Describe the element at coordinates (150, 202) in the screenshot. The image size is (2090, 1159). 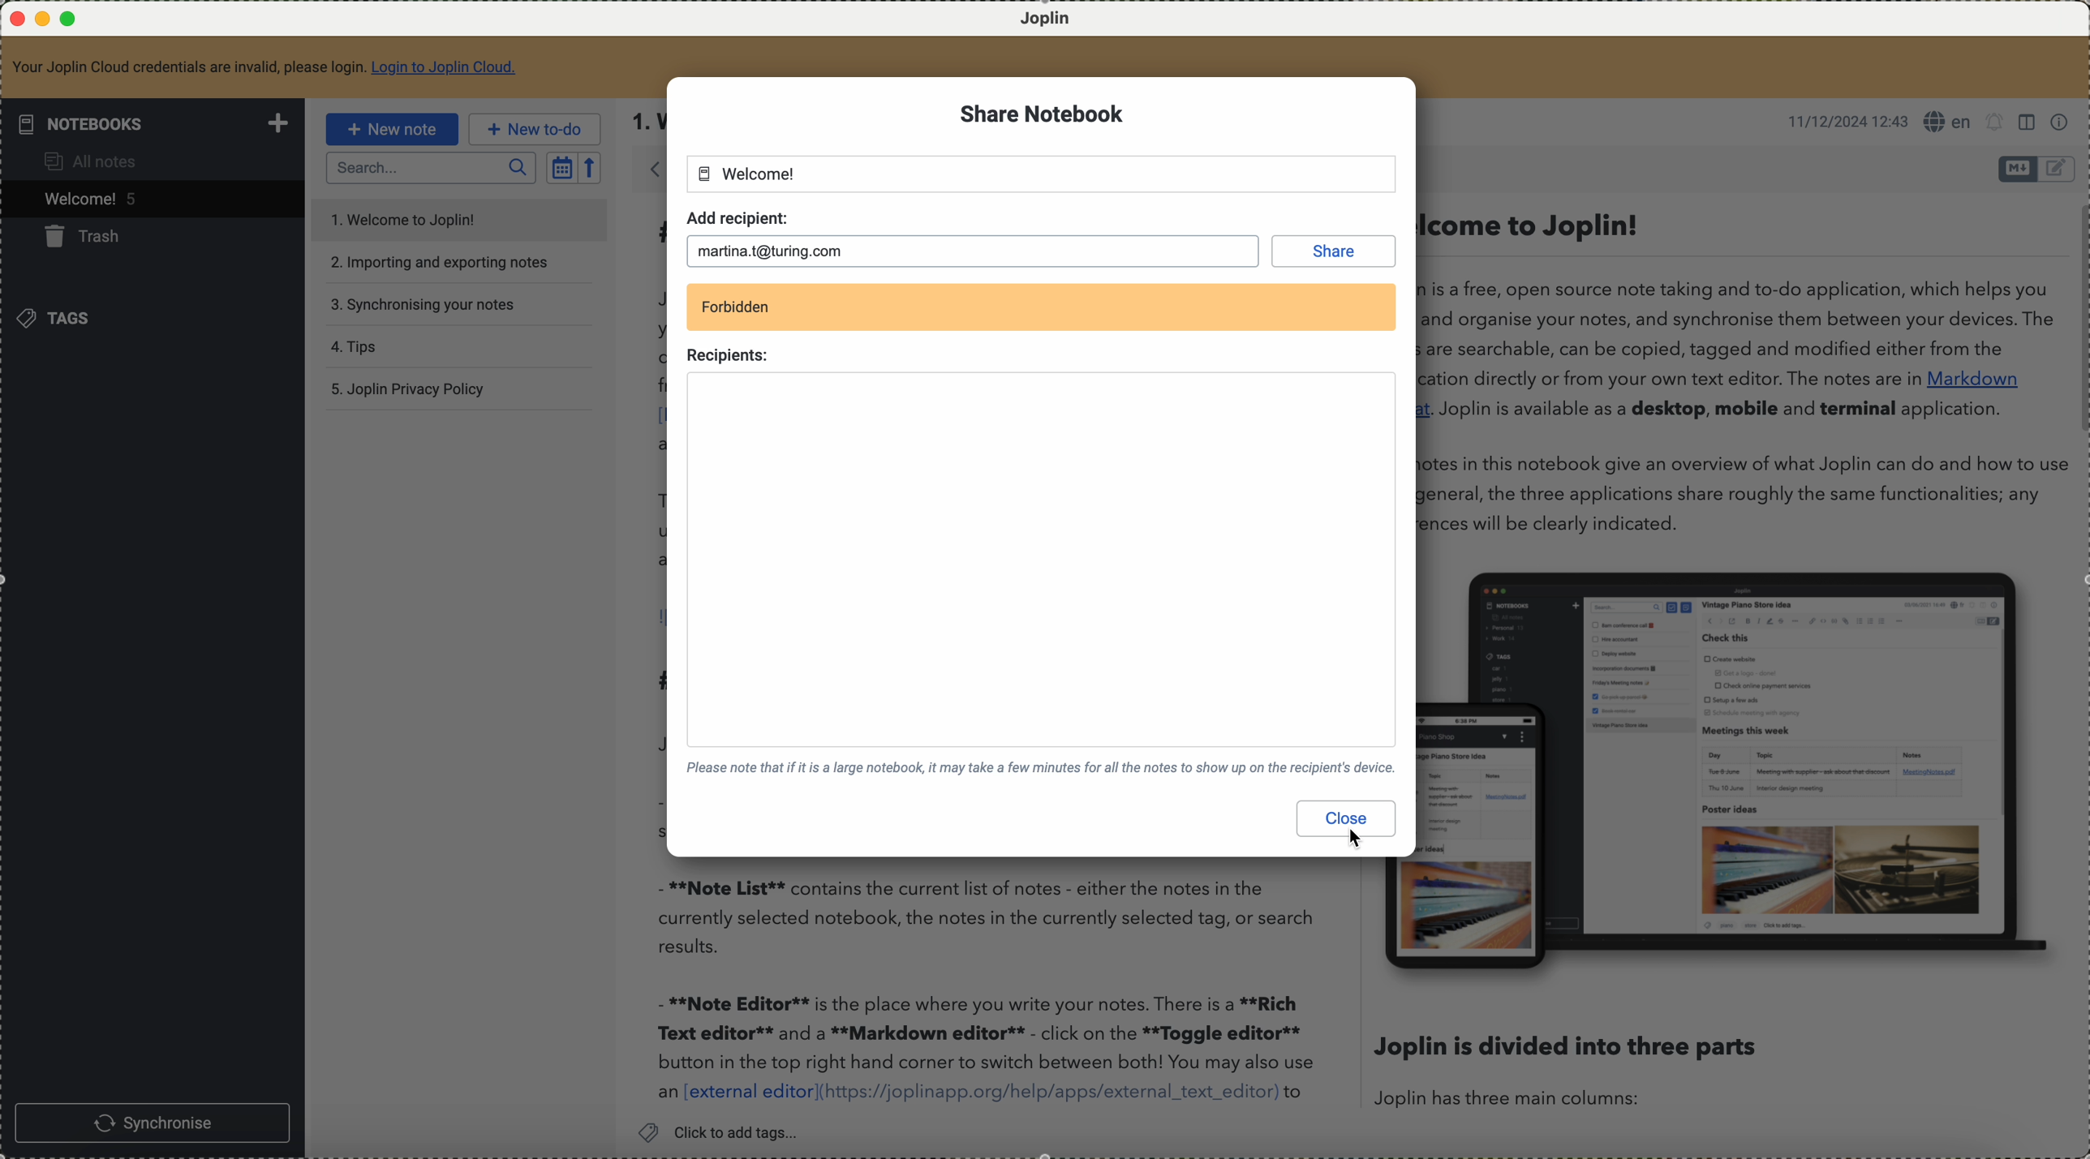
I see `click on welcome note` at that location.